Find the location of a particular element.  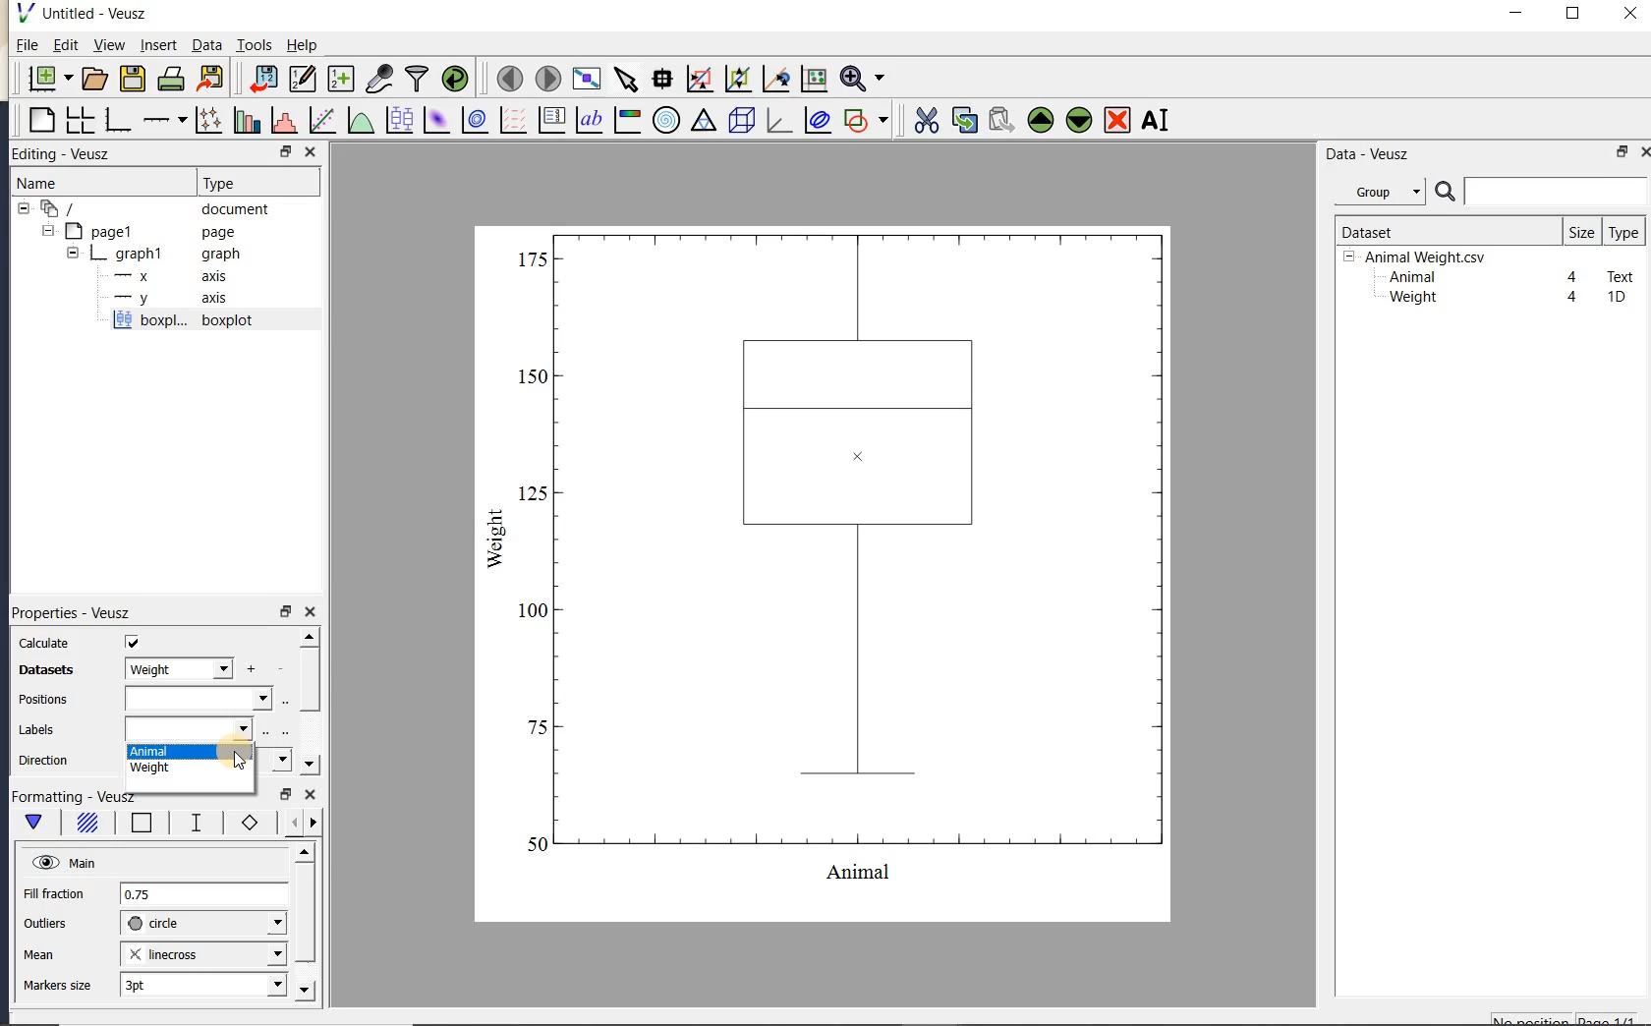

text label is located at coordinates (589, 122).